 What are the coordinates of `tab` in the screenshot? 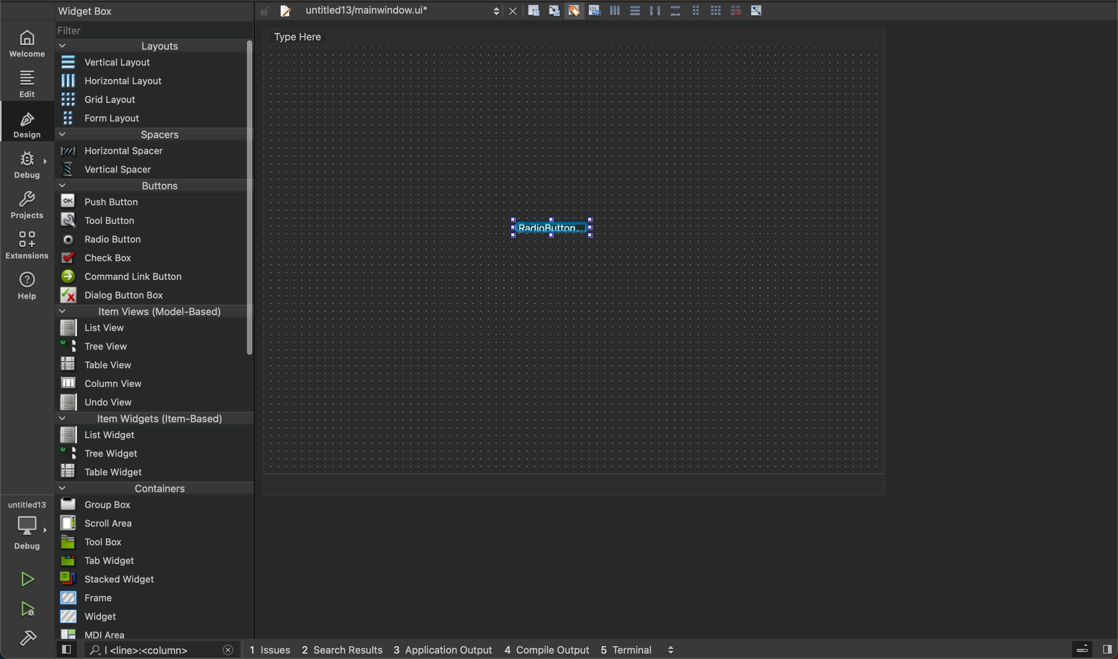 It's located at (156, 560).